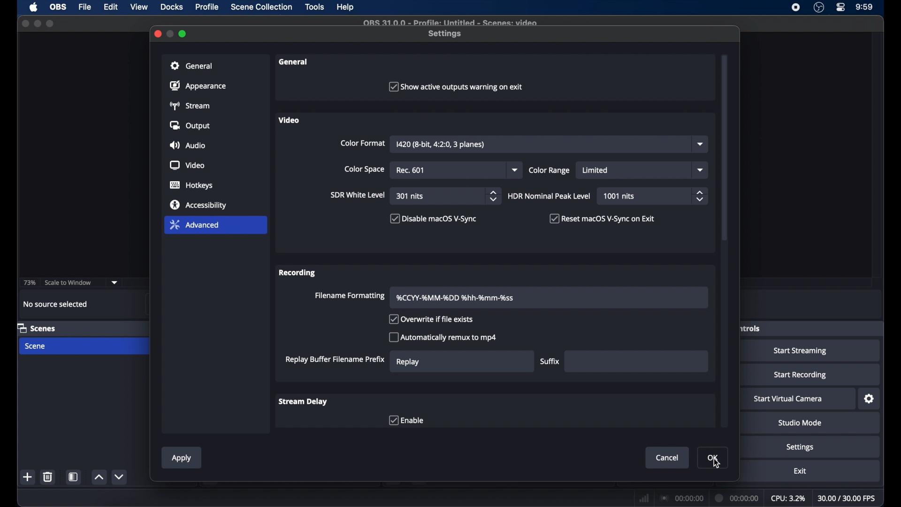 This screenshot has width=901, height=507. Describe the element at coordinates (819, 8) in the screenshot. I see `obs studio` at that location.